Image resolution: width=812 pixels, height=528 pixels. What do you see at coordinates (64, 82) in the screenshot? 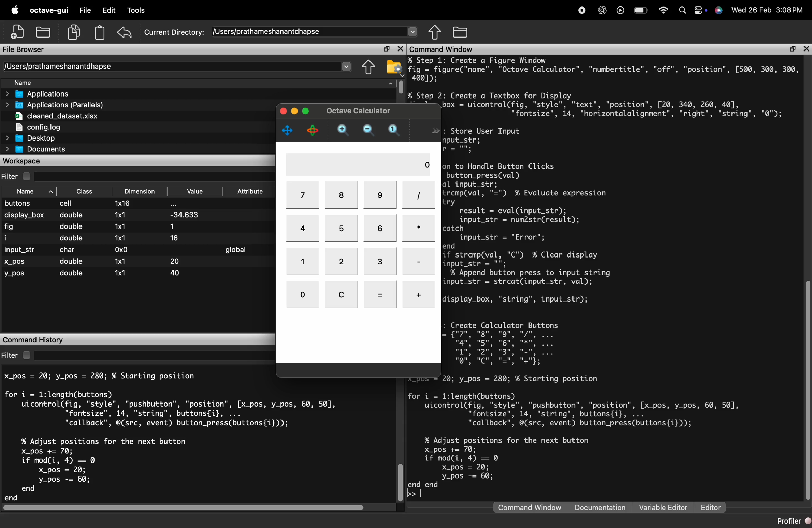
I see `Name` at bounding box center [64, 82].